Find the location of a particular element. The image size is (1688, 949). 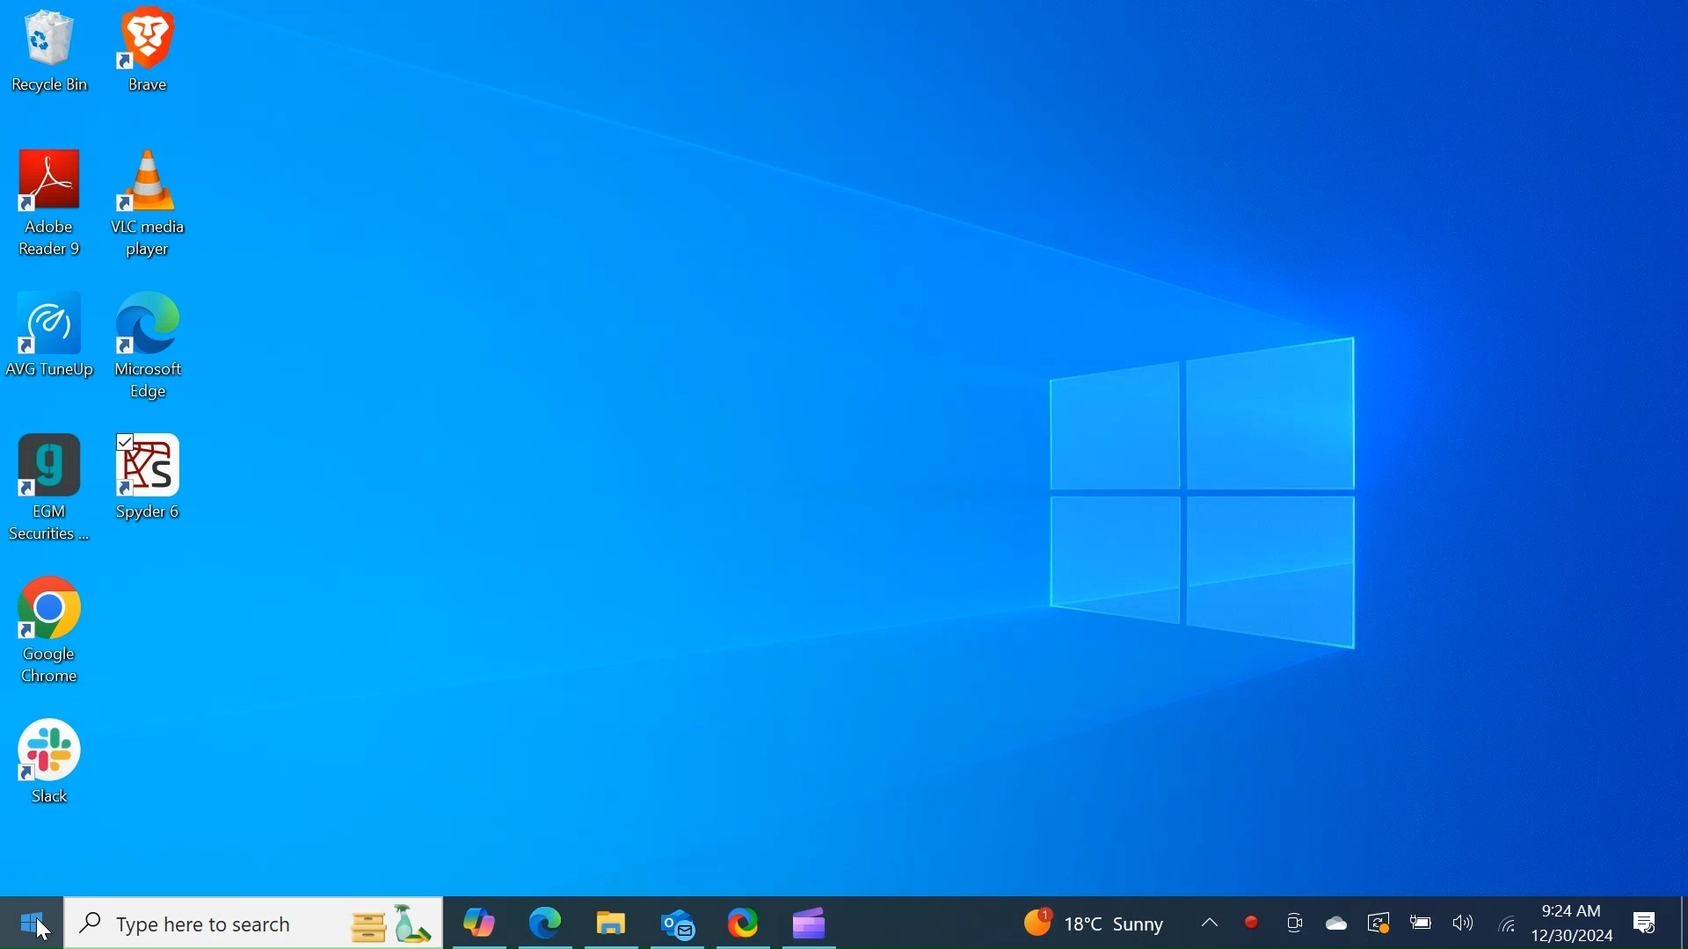

Adobe Reader Desktop Icon is located at coordinates (51, 206).